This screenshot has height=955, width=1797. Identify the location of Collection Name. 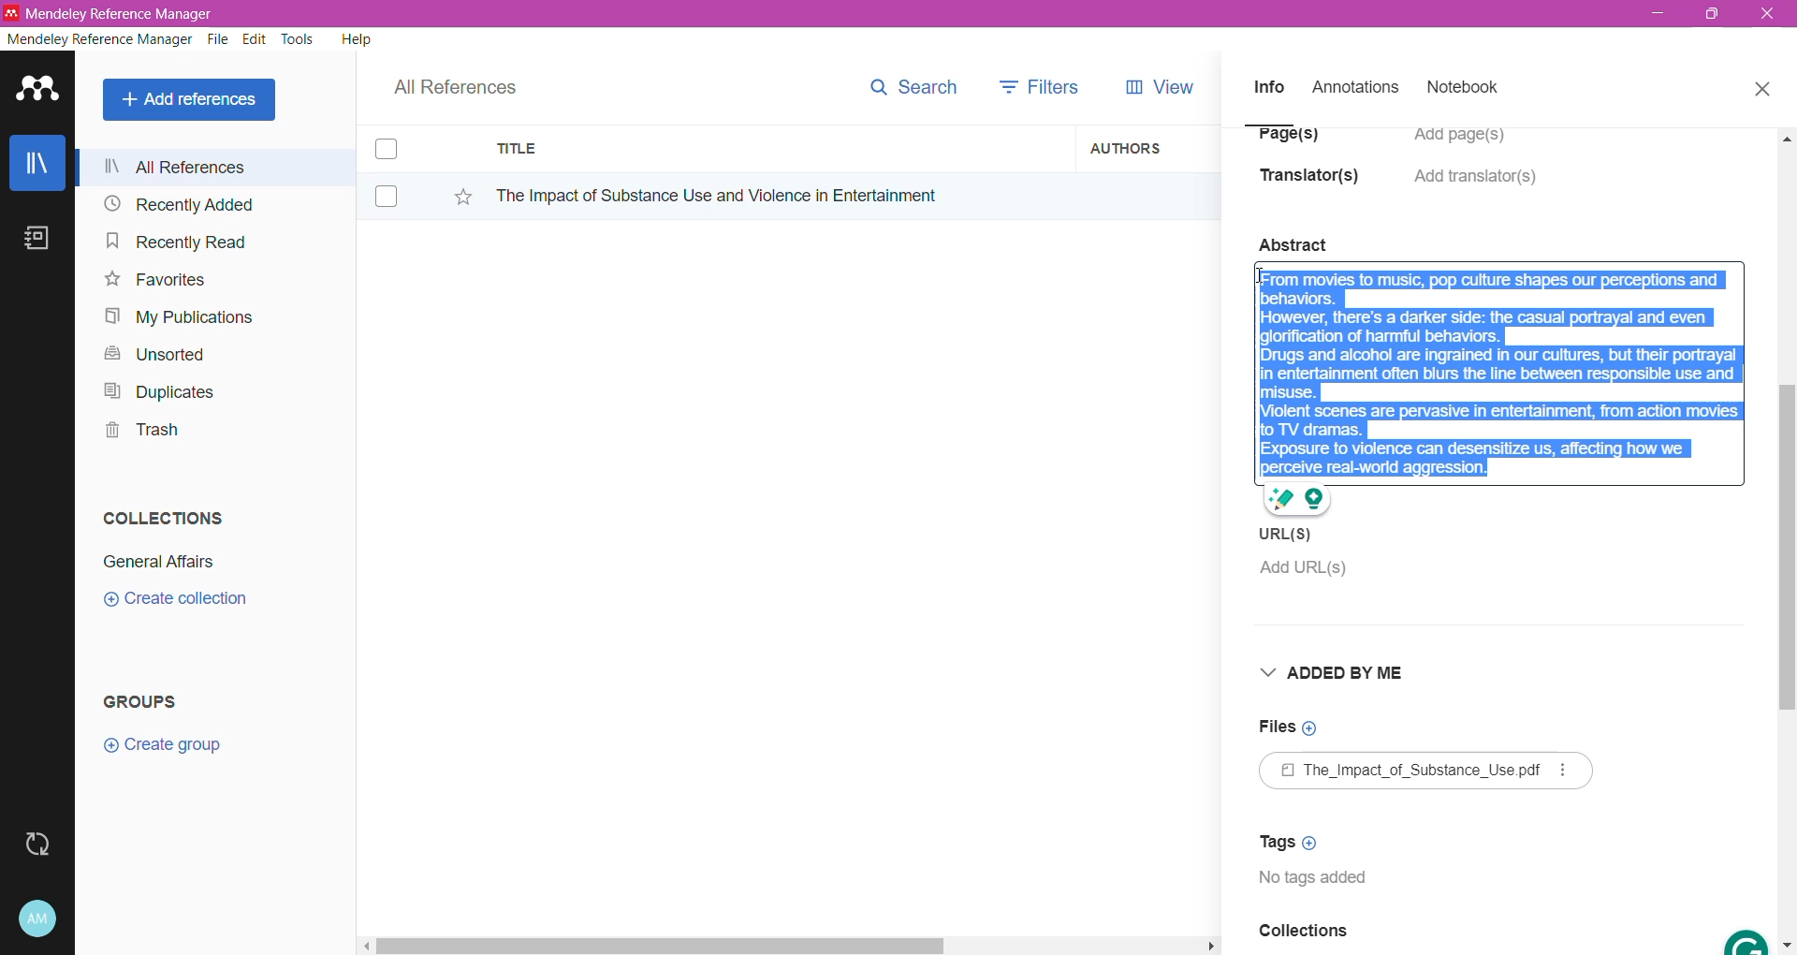
(155, 562).